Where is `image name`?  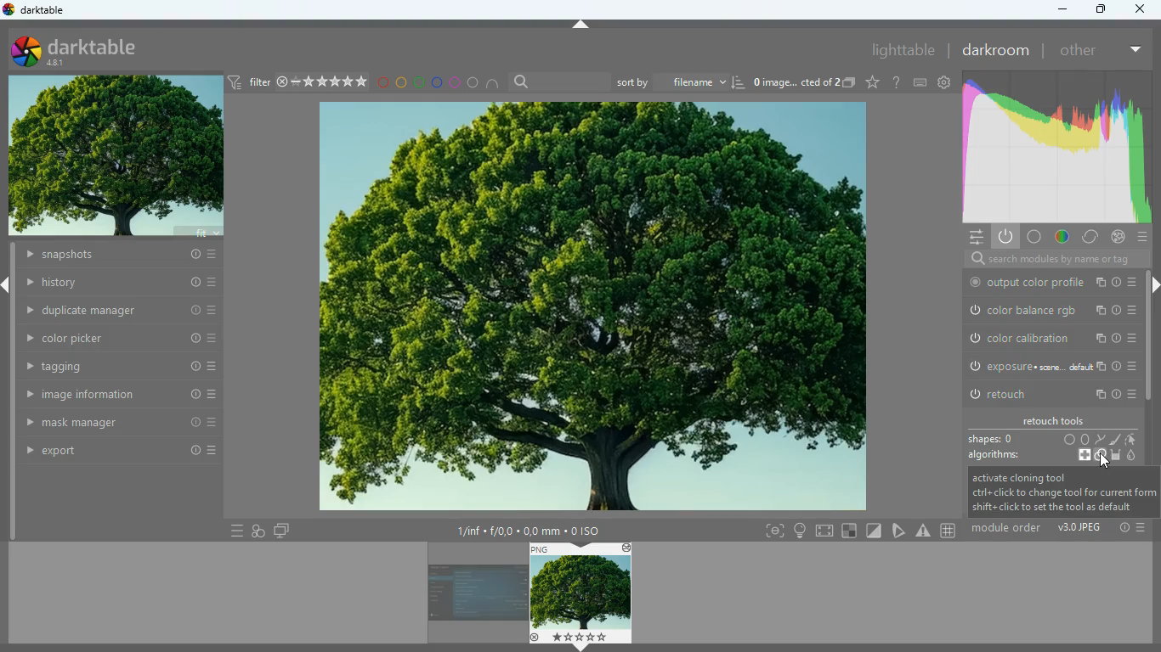 image name is located at coordinates (791, 82).